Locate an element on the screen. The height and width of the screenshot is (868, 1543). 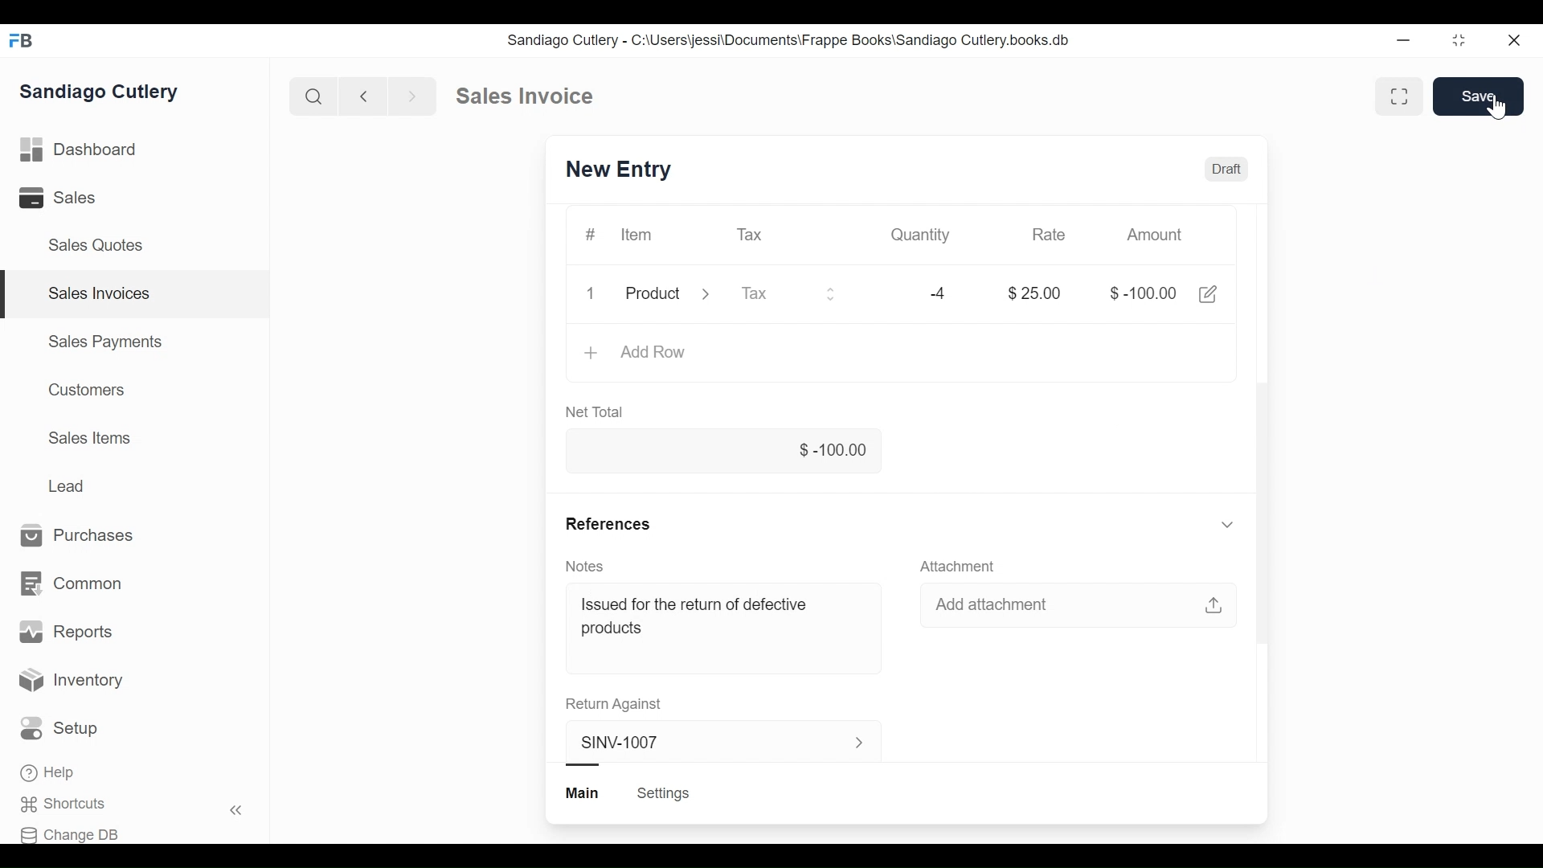
Amount is located at coordinates (1154, 235).